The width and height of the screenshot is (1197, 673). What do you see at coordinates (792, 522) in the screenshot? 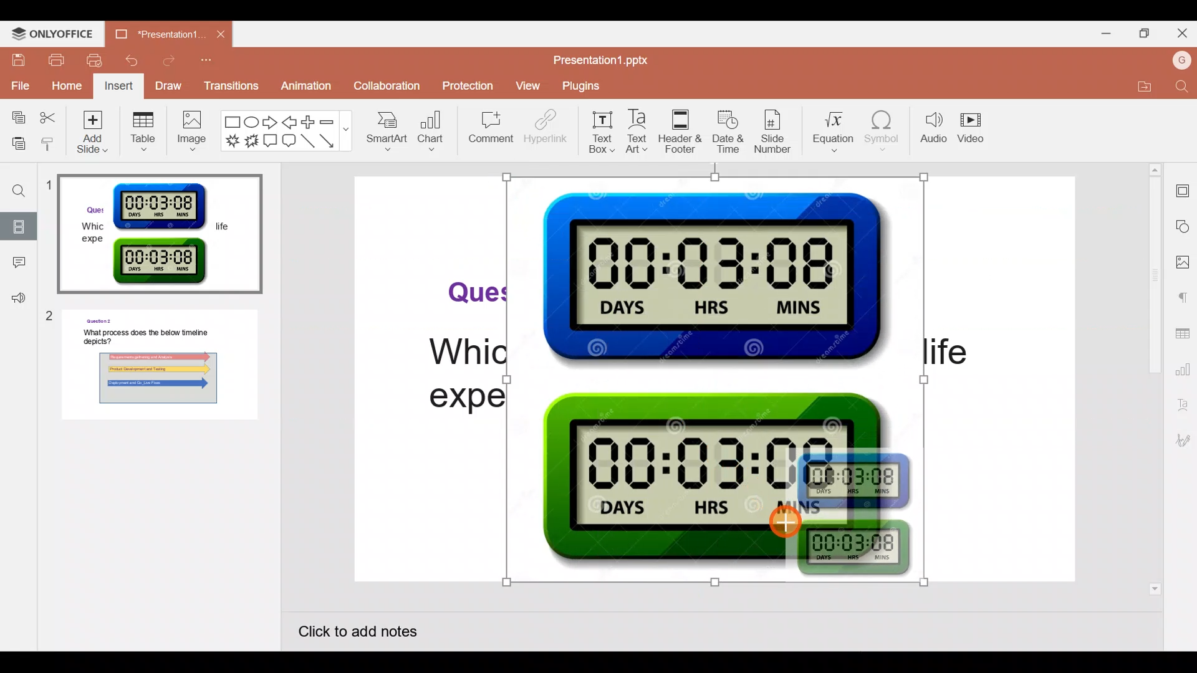
I see `Cursor on inserted image 1` at bounding box center [792, 522].